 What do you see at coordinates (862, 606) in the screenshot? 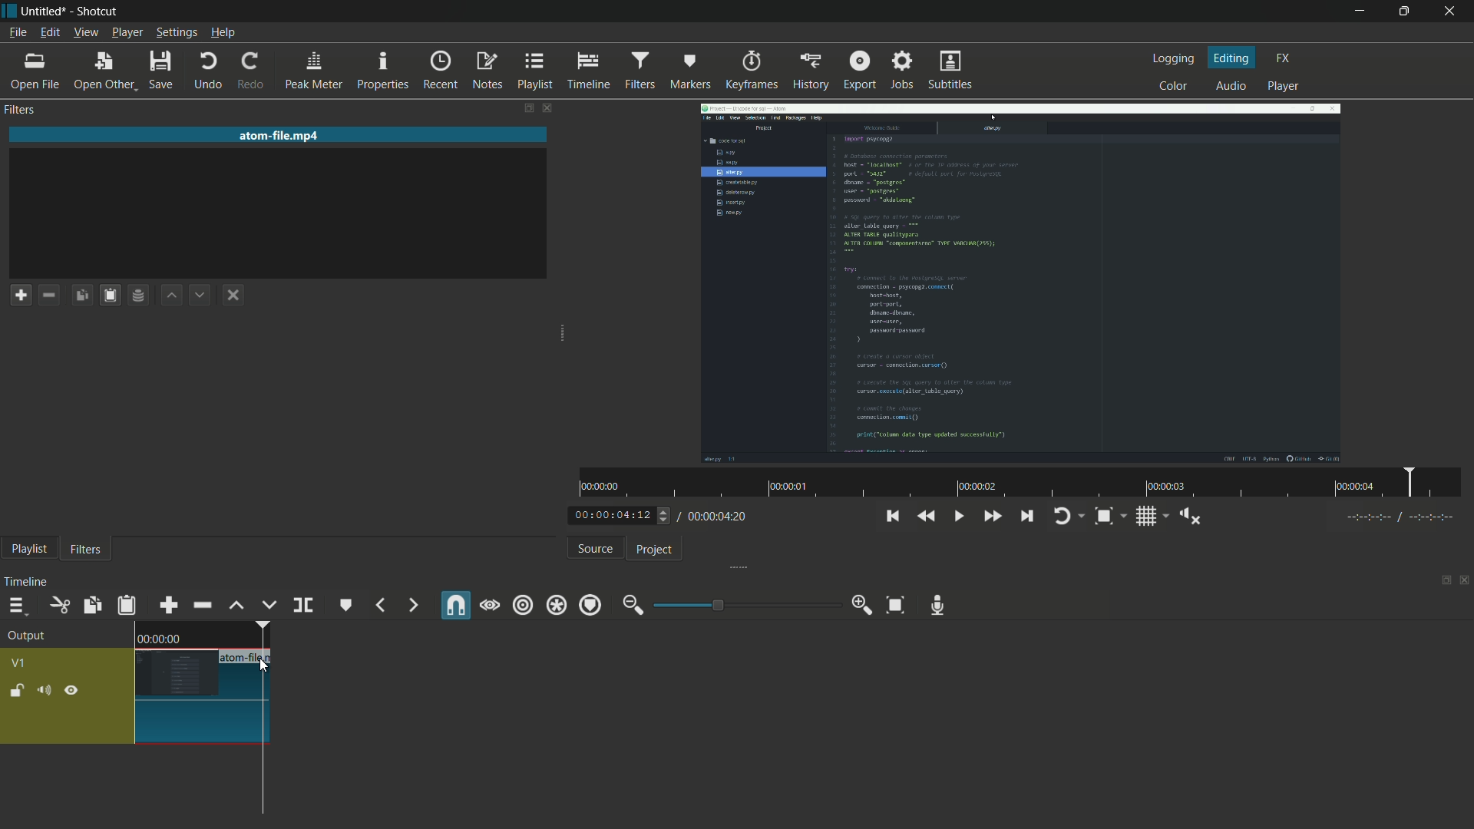
I see `zoom in` at bounding box center [862, 606].